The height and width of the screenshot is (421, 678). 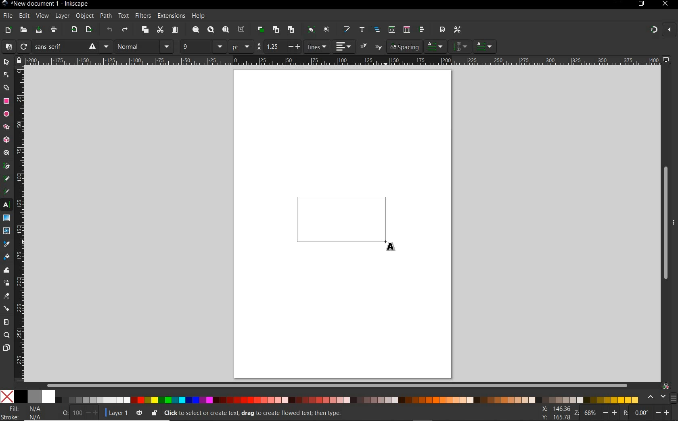 I want to click on duplicate, so click(x=261, y=28).